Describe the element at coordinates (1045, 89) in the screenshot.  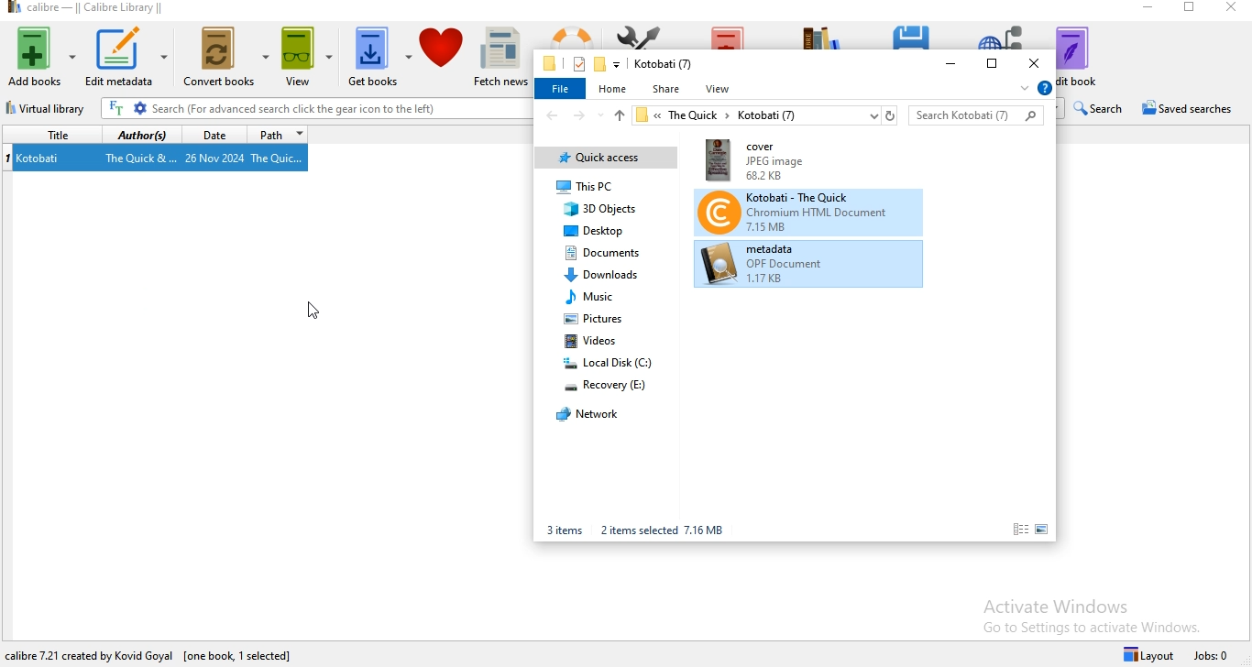
I see `help` at that location.